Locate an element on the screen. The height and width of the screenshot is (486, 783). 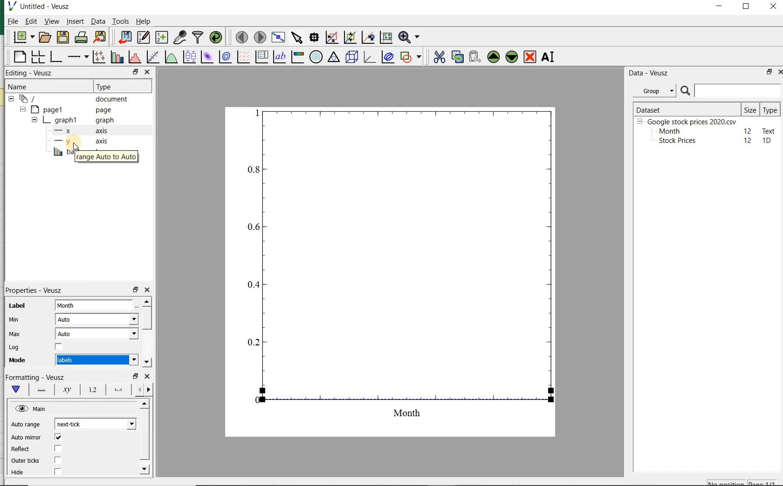
tick labels is located at coordinates (91, 391).